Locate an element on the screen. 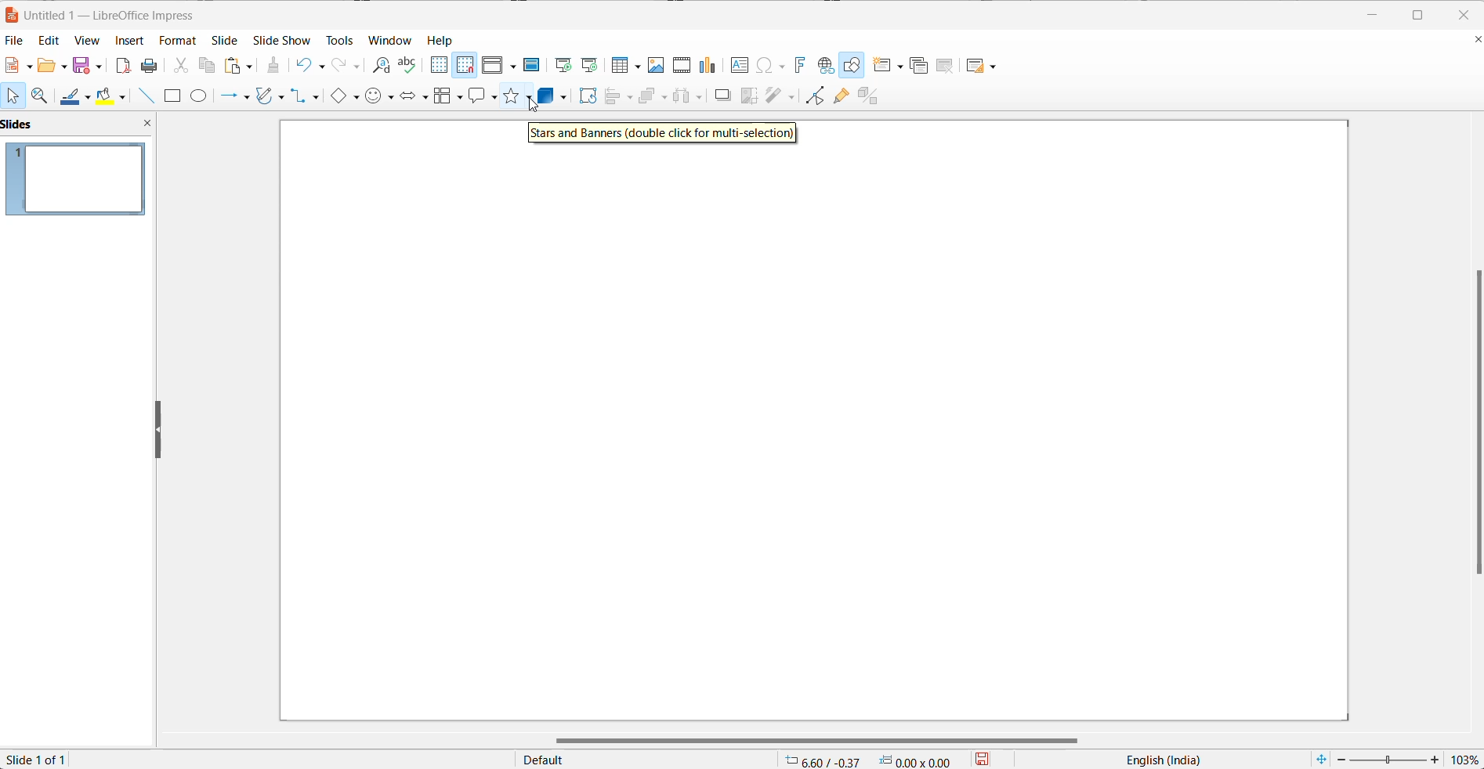 Image resolution: width=1484 pixels, height=769 pixels. insert table is located at coordinates (624, 67).